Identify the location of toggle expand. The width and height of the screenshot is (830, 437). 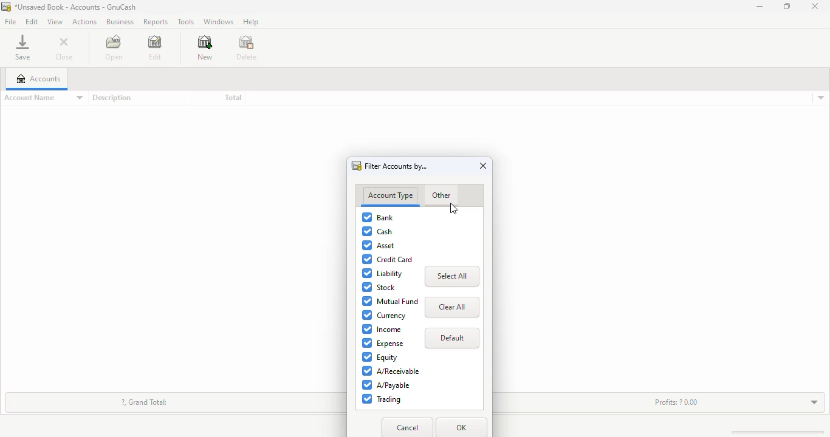
(806, 401).